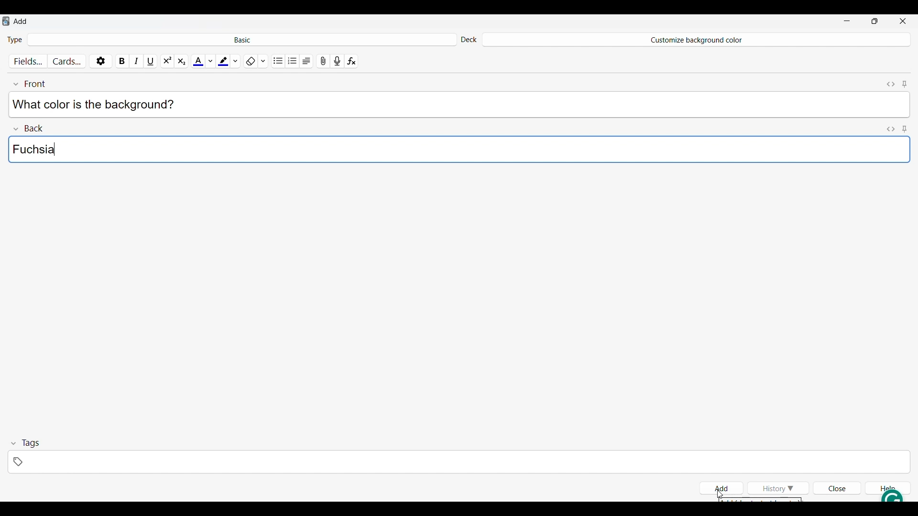 The image size is (918, 516). Describe the element at coordinates (838, 488) in the screenshot. I see `` at that location.